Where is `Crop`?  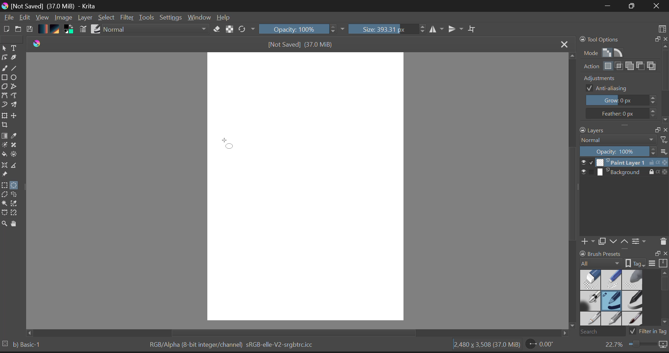
Crop is located at coordinates (4, 127).